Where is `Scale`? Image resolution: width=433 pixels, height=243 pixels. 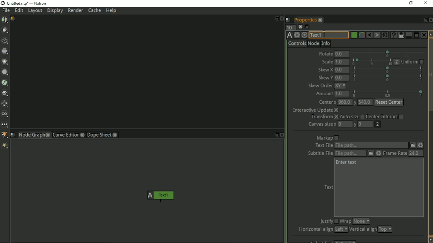 Scale is located at coordinates (326, 62).